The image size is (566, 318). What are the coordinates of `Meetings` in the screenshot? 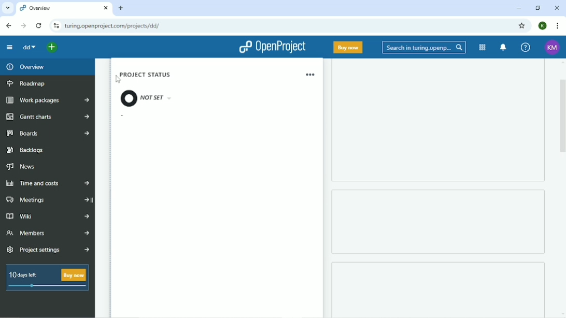 It's located at (47, 200).